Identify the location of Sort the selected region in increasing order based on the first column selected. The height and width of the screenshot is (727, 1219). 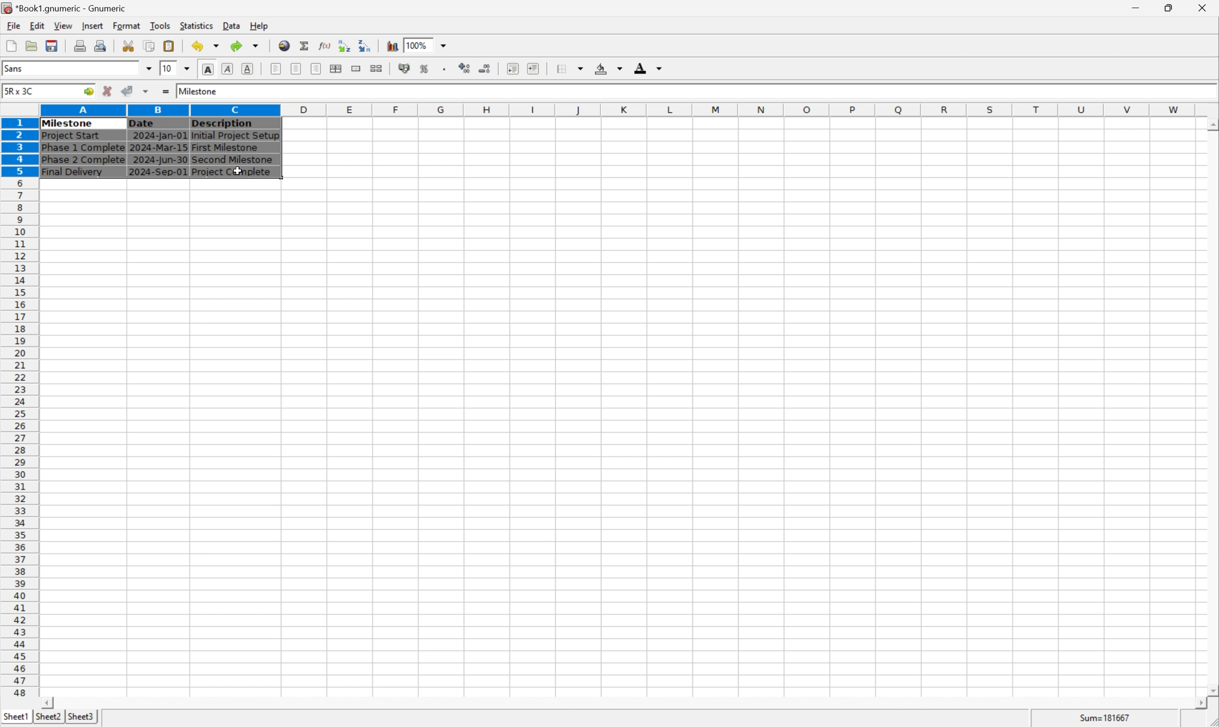
(342, 46).